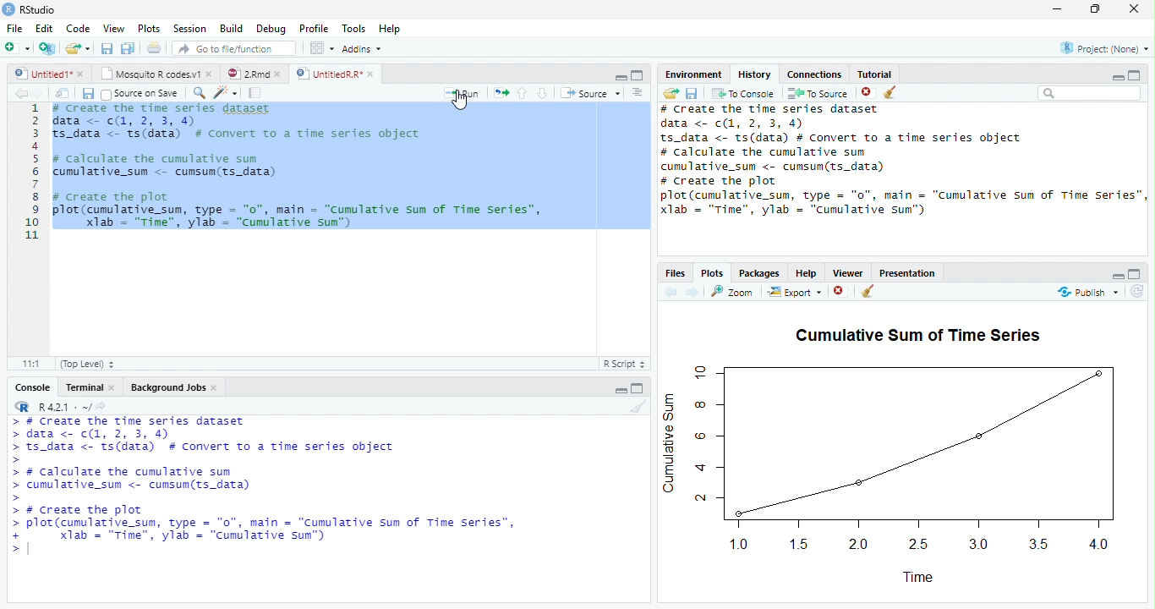 This screenshot has width=1155, height=609. I want to click on Time, so click(935, 579).